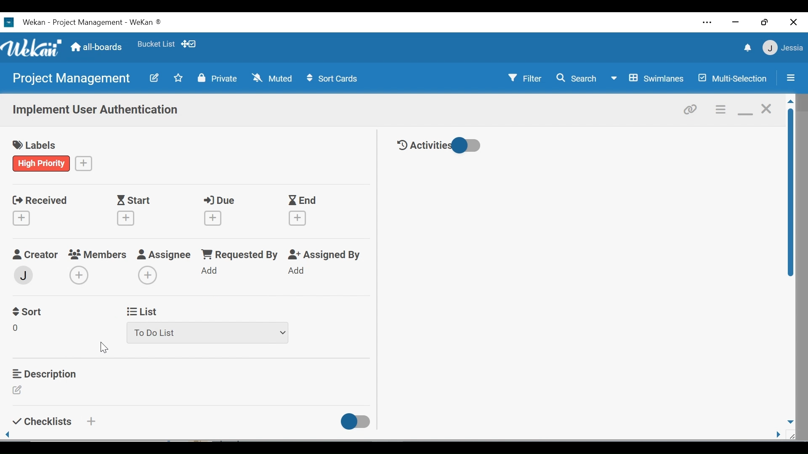 The image size is (808, 454). Describe the element at coordinates (765, 108) in the screenshot. I see `close` at that location.